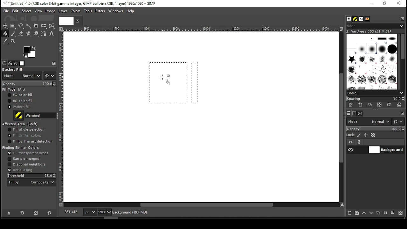  I want to click on paths tool, so click(44, 34).